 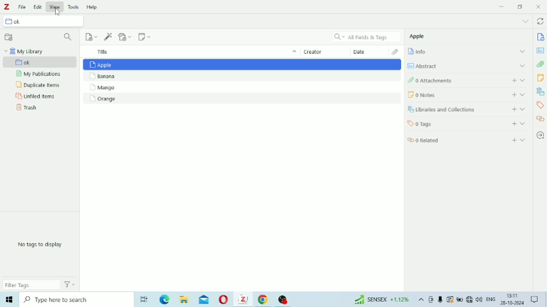 What do you see at coordinates (241, 64) in the screenshot?
I see `Apple` at bounding box center [241, 64].